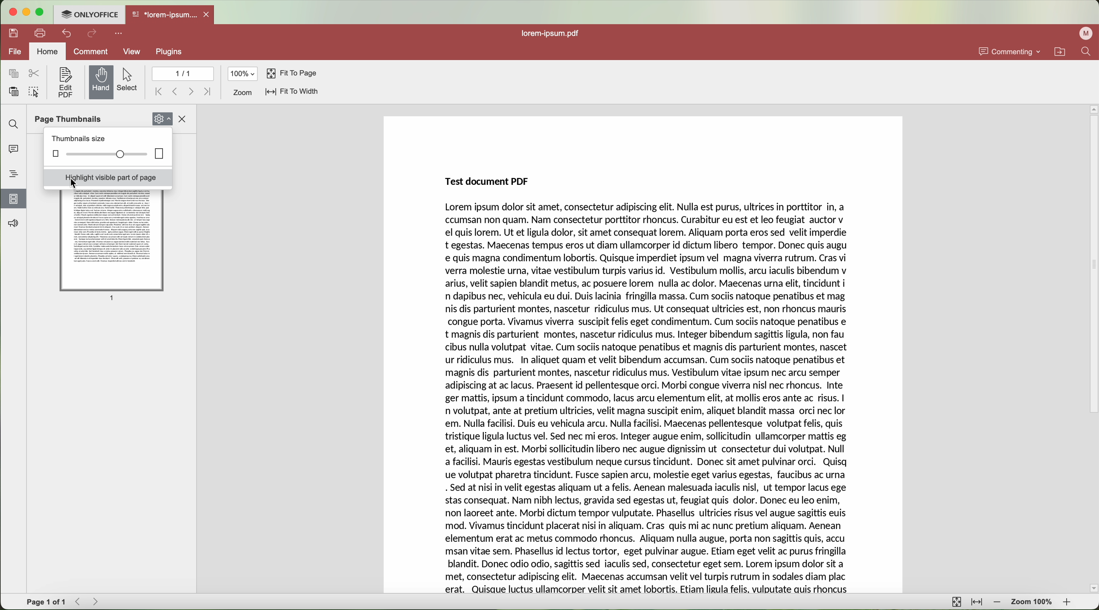  Describe the element at coordinates (1089, 52) in the screenshot. I see `find` at that location.